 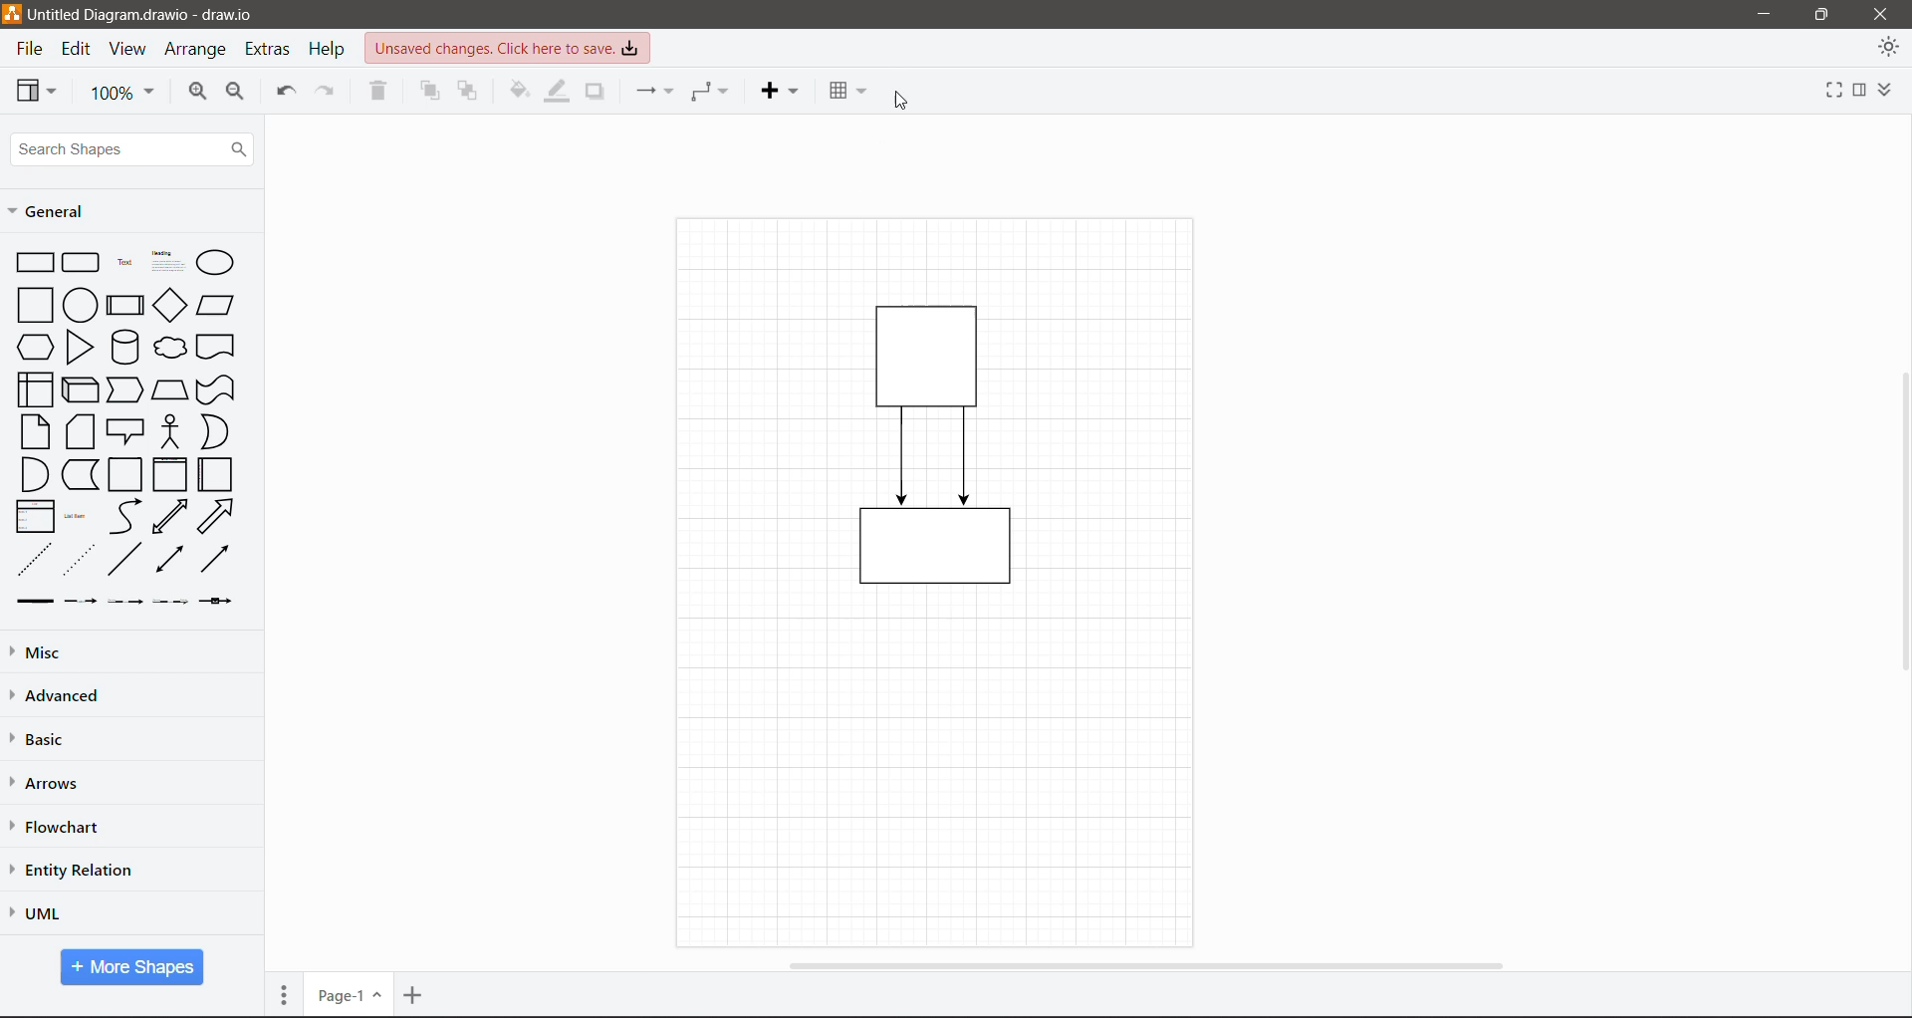 I want to click on Zoom Out, so click(x=237, y=95).